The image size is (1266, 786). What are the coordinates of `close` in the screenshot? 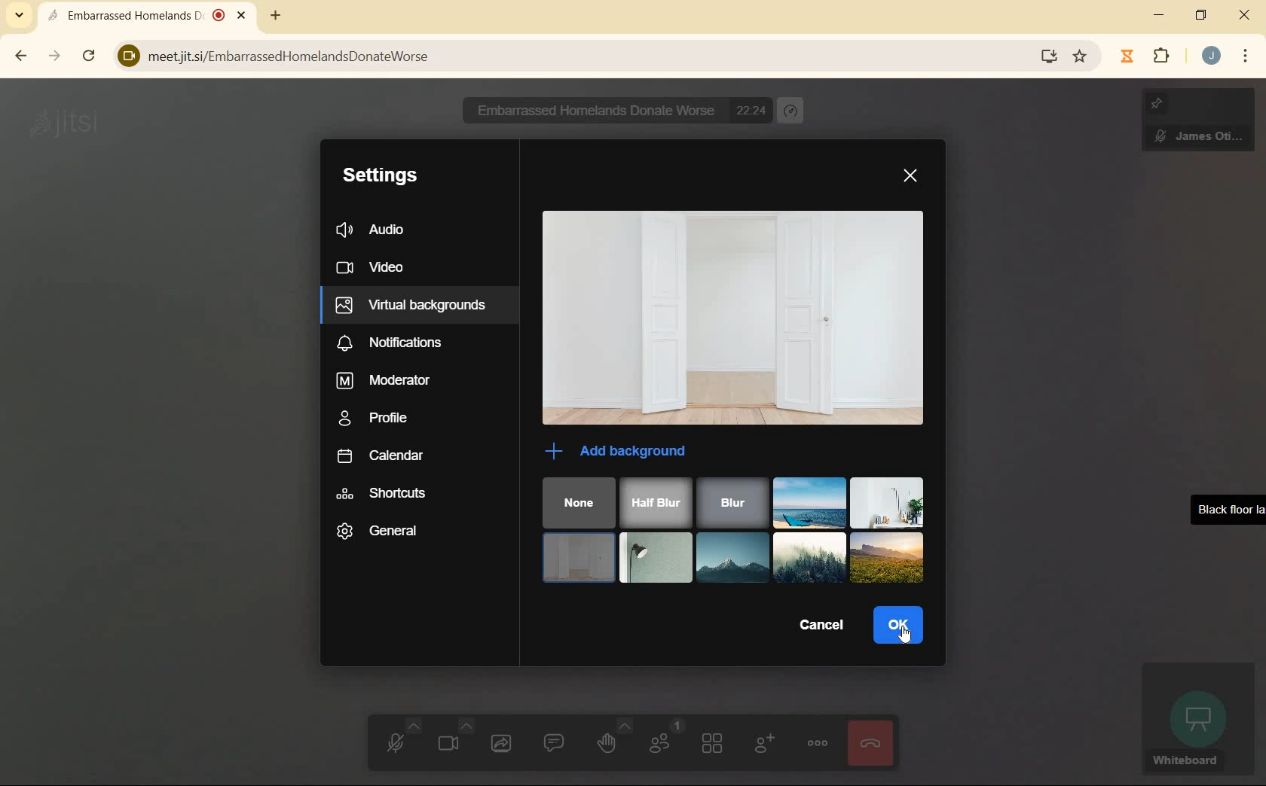 It's located at (1243, 15).